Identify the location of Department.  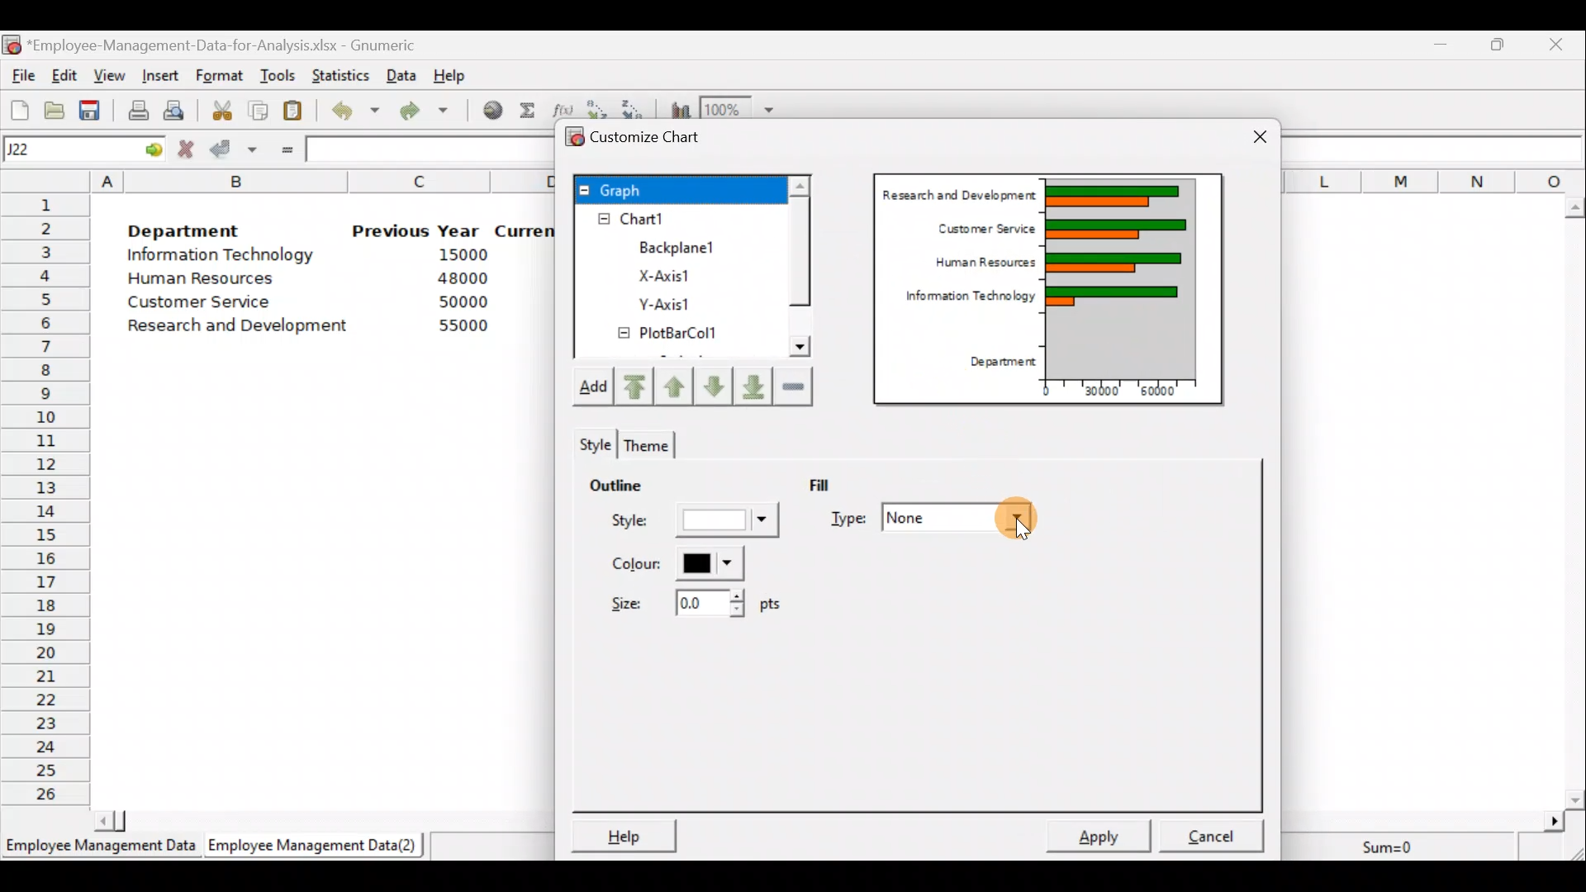
(998, 358).